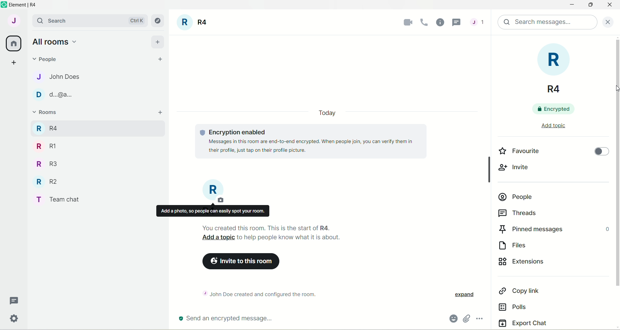  Describe the element at coordinates (406, 22) in the screenshot. I see `video call` at that location.